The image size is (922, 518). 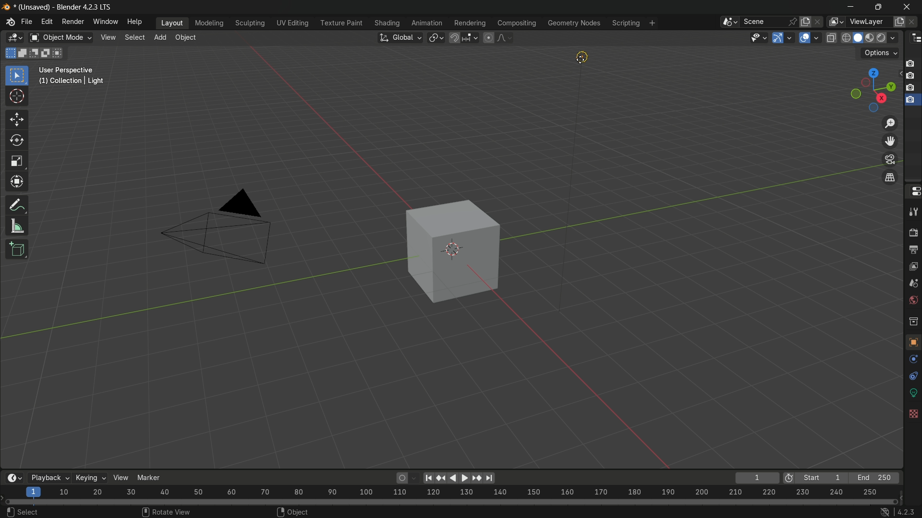 What do you see at coordinates (653, 23) in the screenshot?
I see `add workspace` at bounding box center [653, 23].